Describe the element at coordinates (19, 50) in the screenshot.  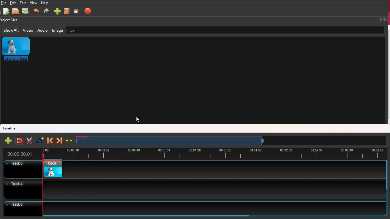
I see `image` at that location.